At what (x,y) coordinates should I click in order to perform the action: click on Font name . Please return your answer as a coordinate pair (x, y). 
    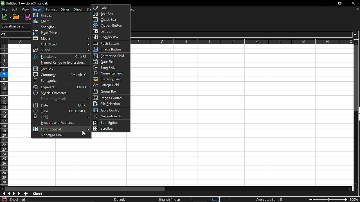
    Looking at the image, I should click on (15, 26).